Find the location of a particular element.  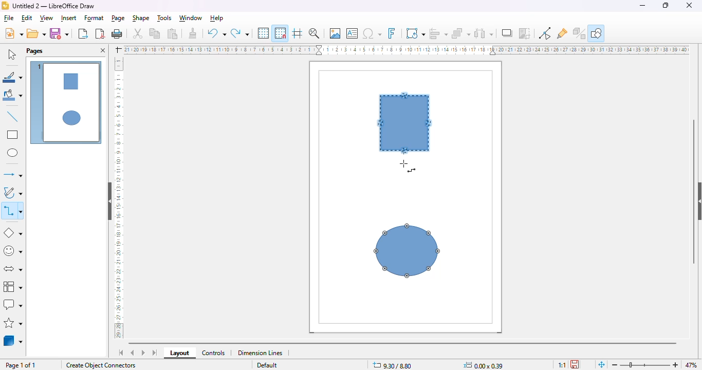

3D objects is located at coordinates (13, 340).